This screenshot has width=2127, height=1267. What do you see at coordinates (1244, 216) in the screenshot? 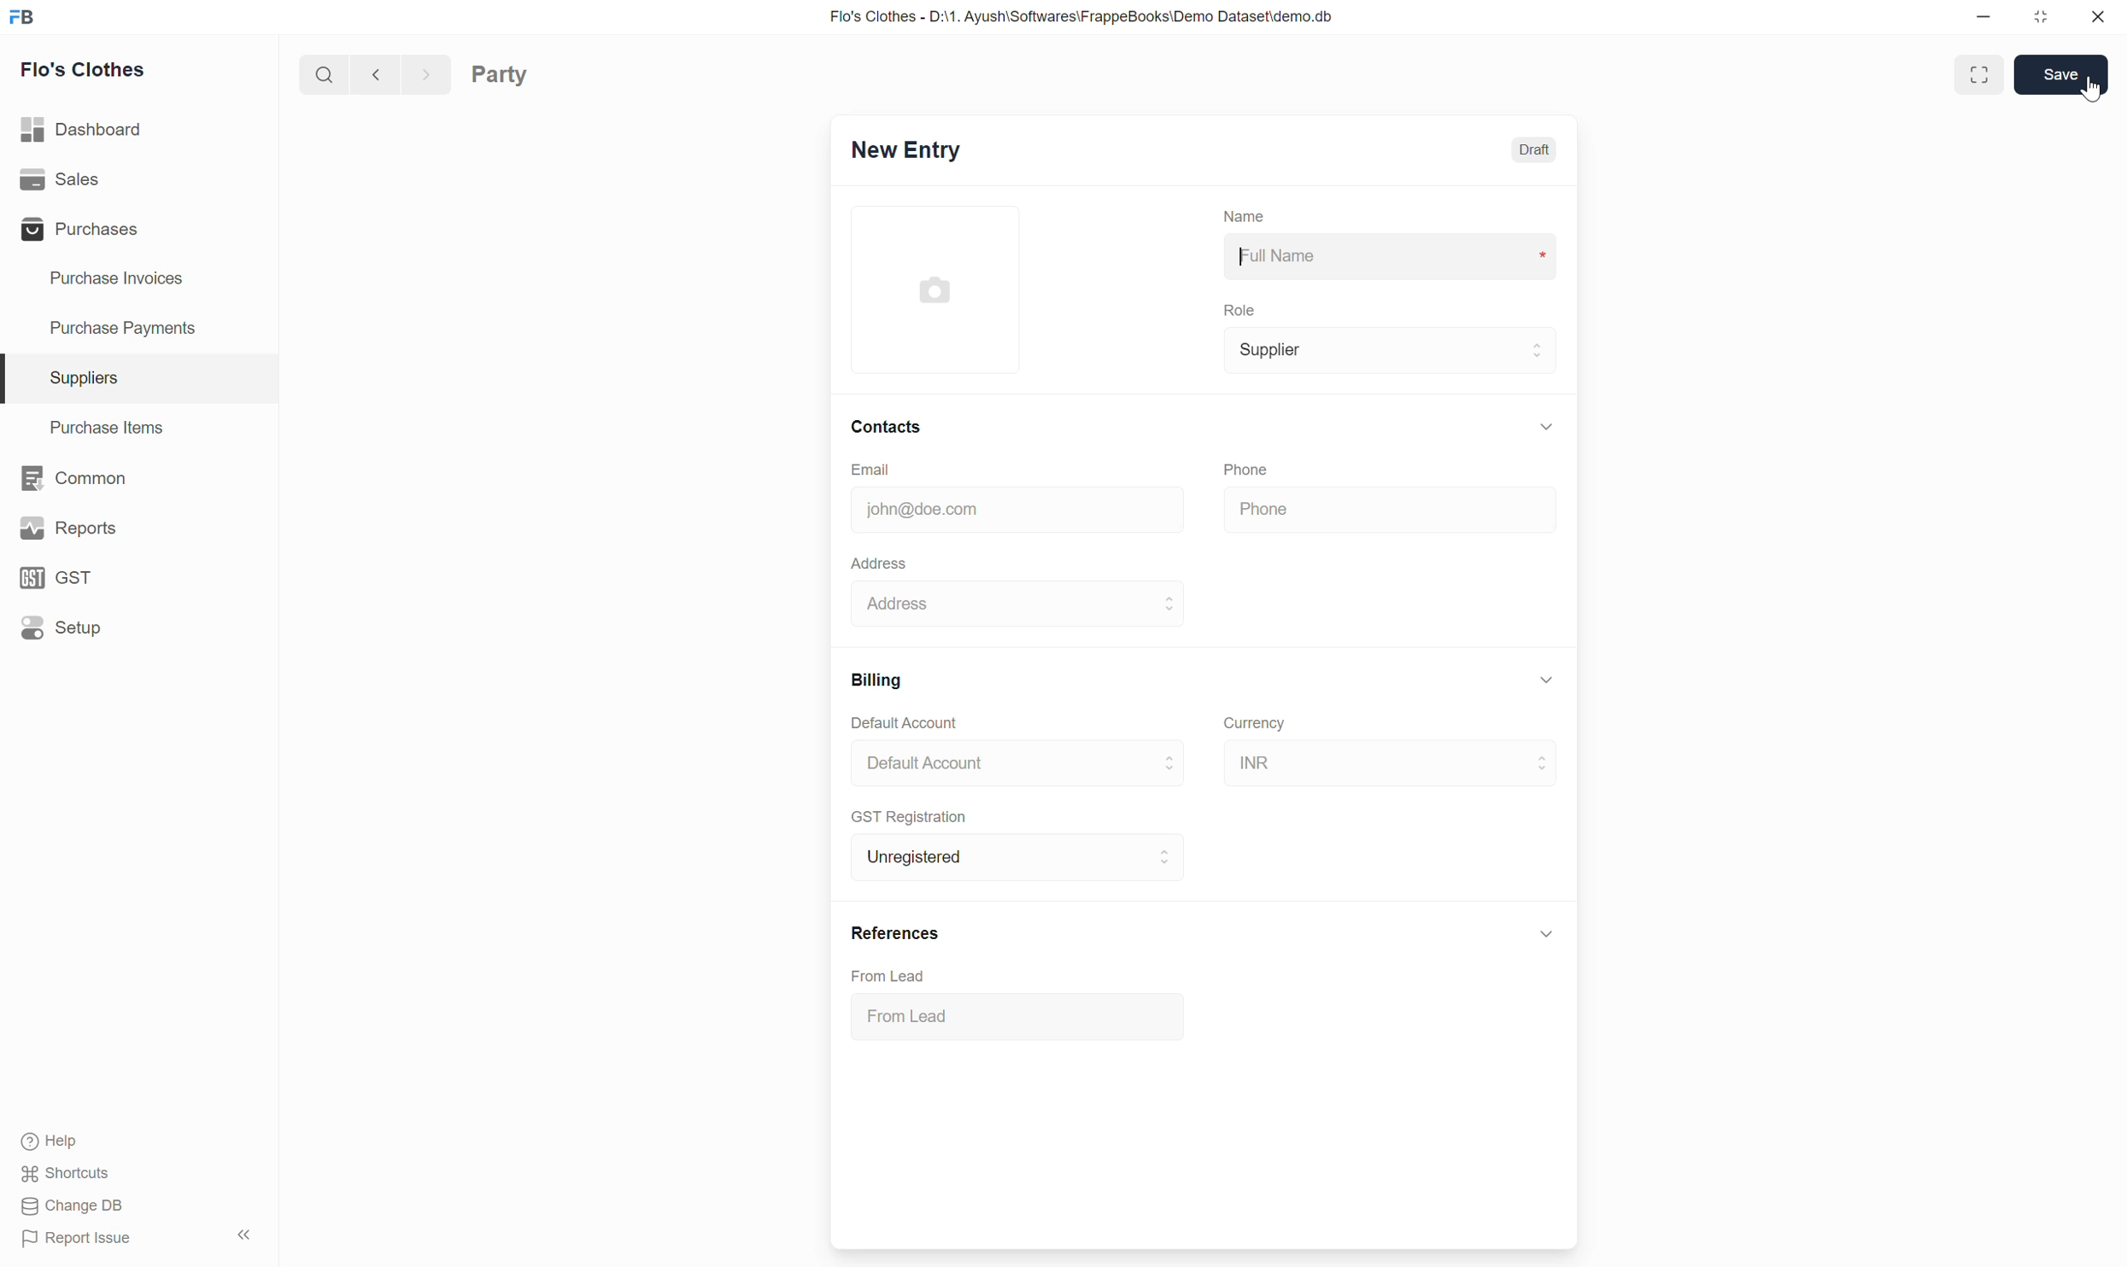
I see `Name` at bounding box center [1244, 216].